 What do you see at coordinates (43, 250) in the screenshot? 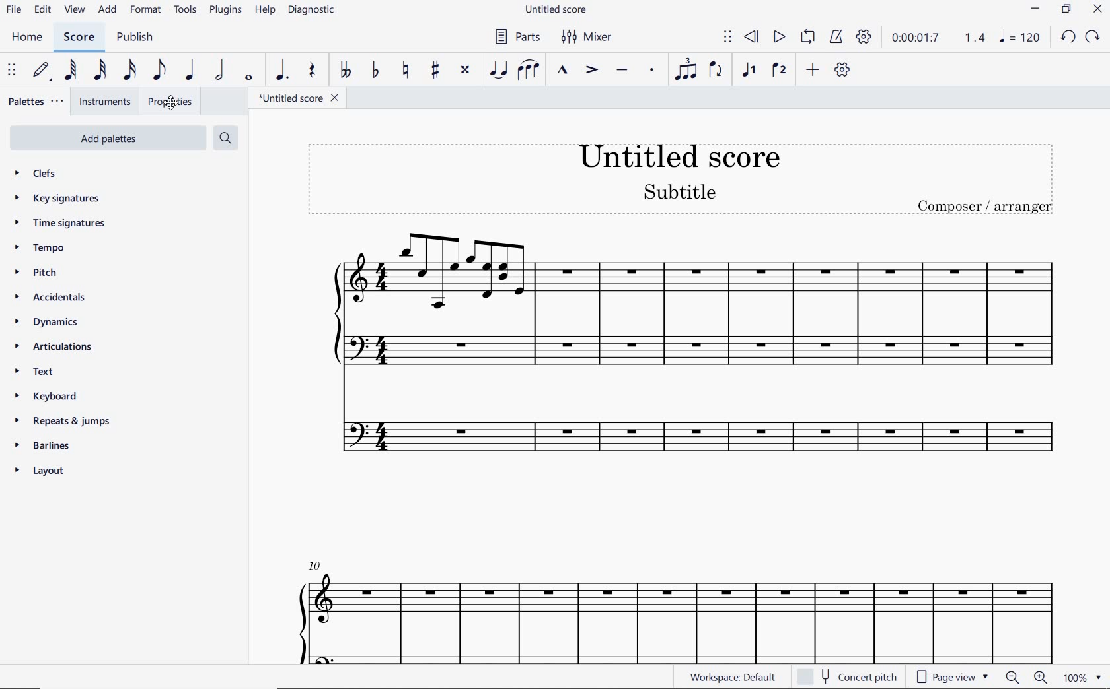
I see `tempo` at bounding box center [43, 250].